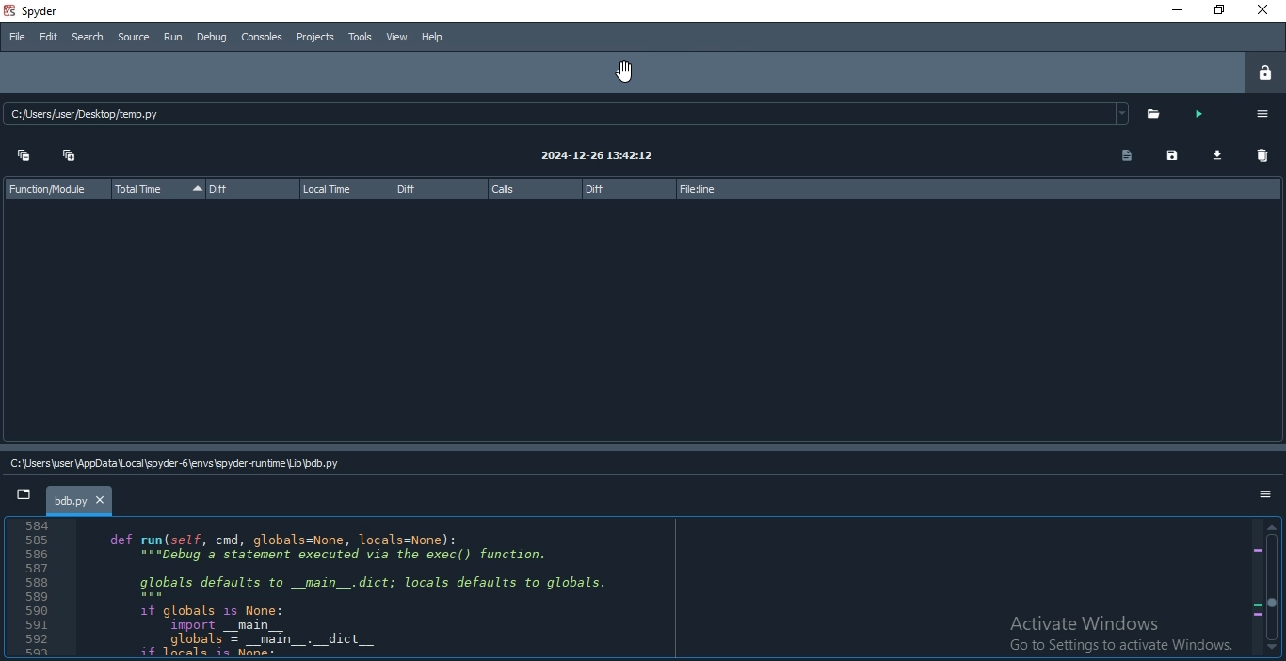  Describe the element at coordinates (254, 189) in the screenshot. I see `Diff` at that location.